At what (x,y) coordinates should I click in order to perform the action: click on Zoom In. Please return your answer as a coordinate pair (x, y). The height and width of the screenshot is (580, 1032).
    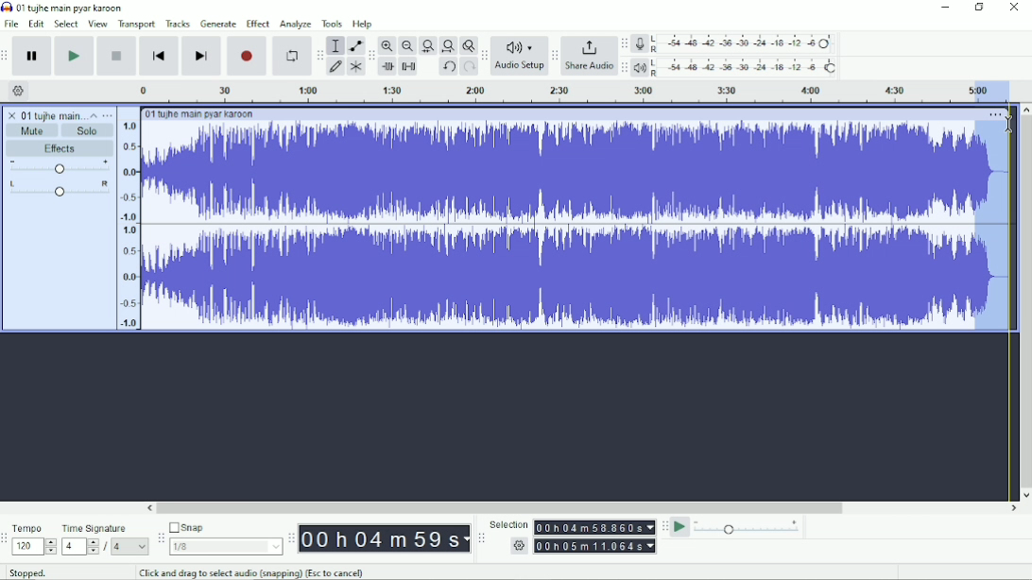
    Looking at the image, I should click on (387, 45).